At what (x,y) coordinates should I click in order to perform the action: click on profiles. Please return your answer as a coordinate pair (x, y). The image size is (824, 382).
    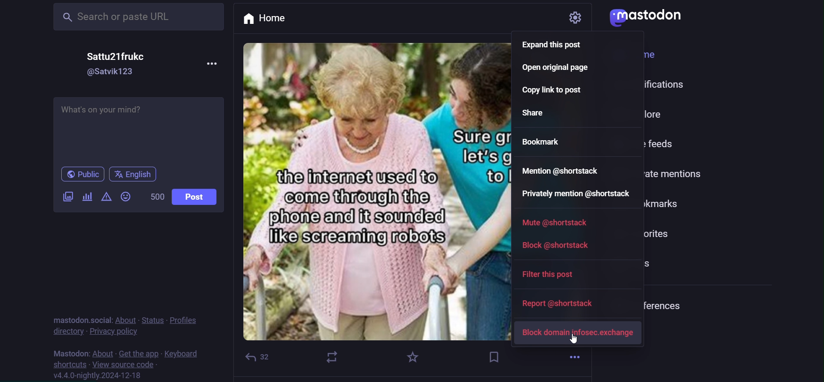
    Looking at the image, I should click on (186, 319).